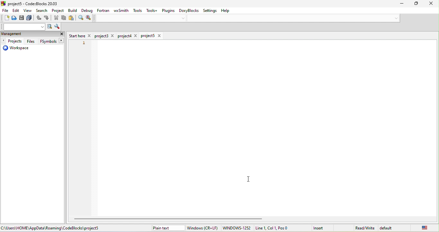 The width and height of the screenshot is (439, 232). What do you see at coordinates (30, 19) in the screenshot?
I see `save everything` at bounding box center [30, 19].